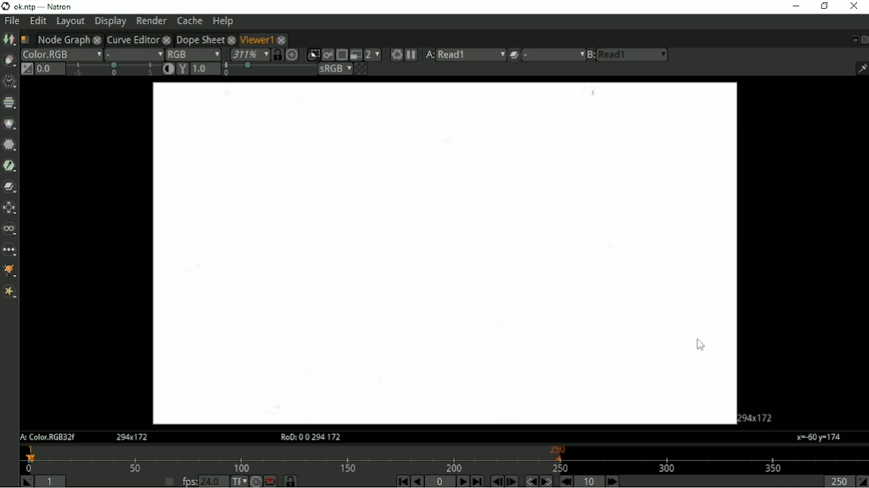  What do you see at coordinates (212, 481) in the screenshot?
I see `24` at bounding box center [212, 481].